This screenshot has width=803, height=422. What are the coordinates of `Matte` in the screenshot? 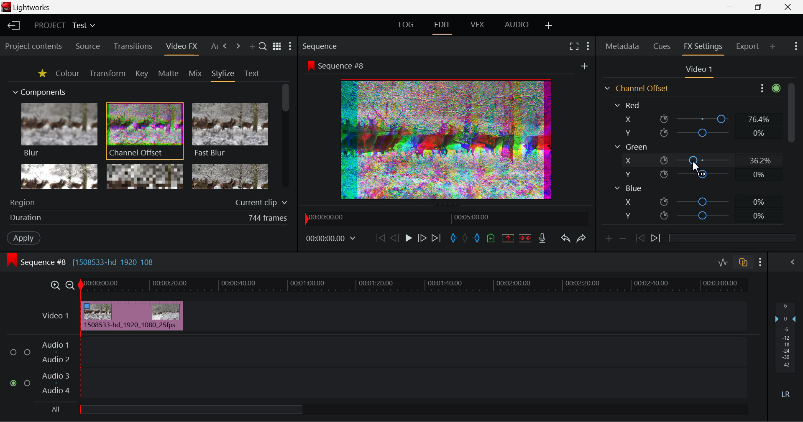 It's located at (169, 74).